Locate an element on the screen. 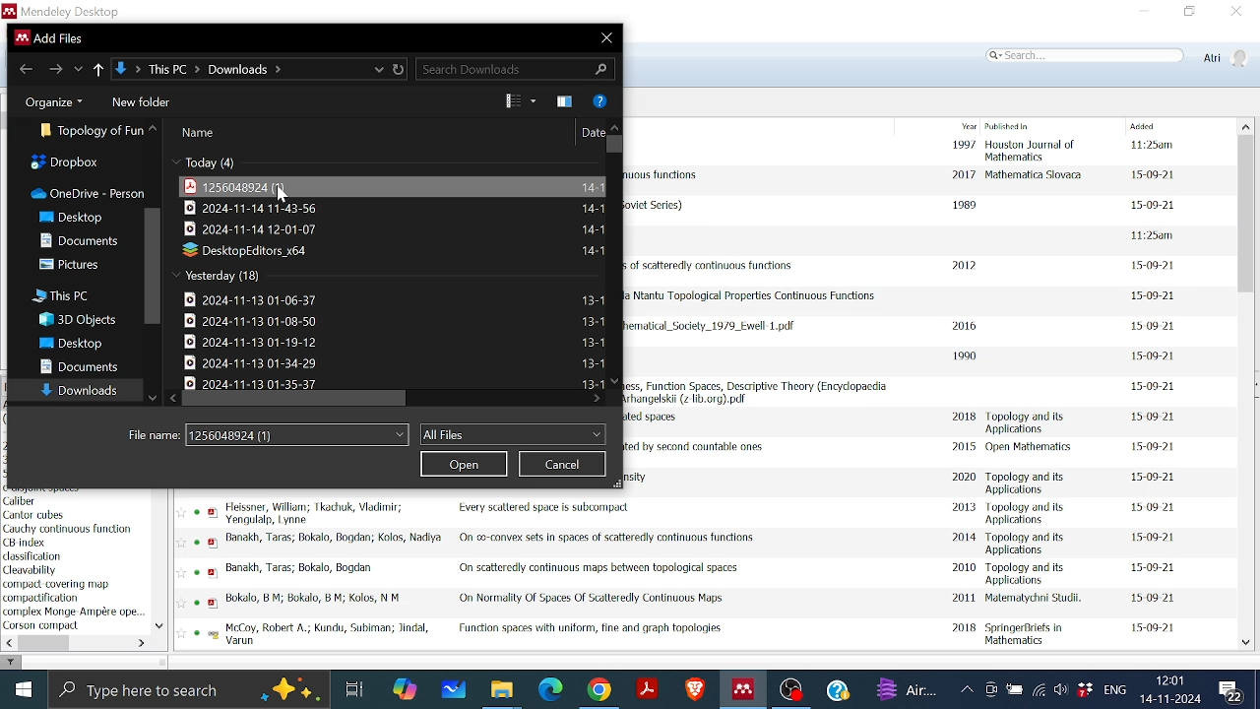 Image resolution: width=1260 pixels, height=709 pixels. Horizontal scrollbar is located at coordinates (45, 642).